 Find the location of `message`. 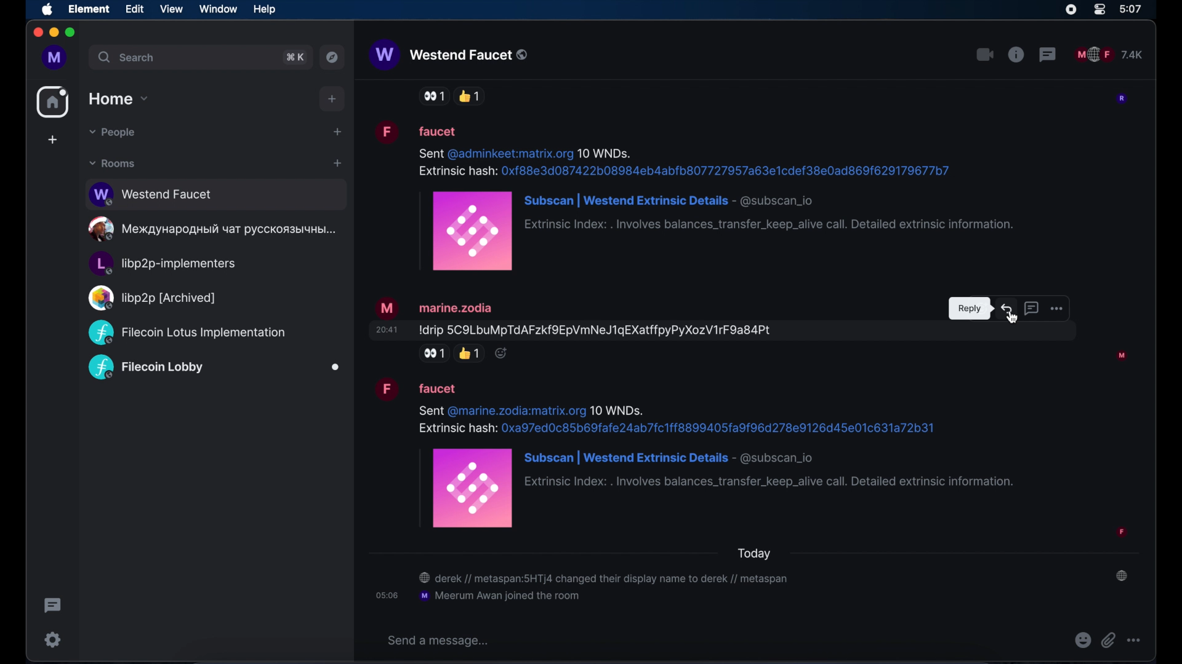

message is located at coordinates (692, 453).